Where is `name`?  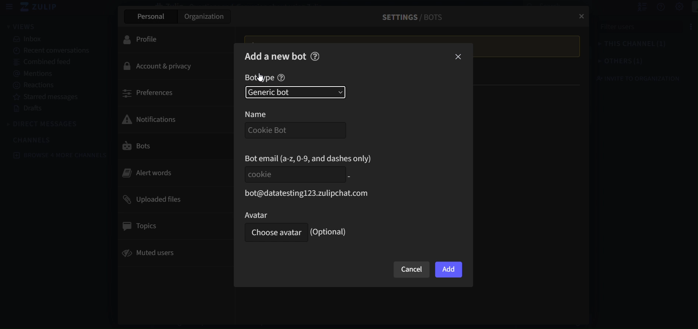
name is located at coordinates (265, 114).